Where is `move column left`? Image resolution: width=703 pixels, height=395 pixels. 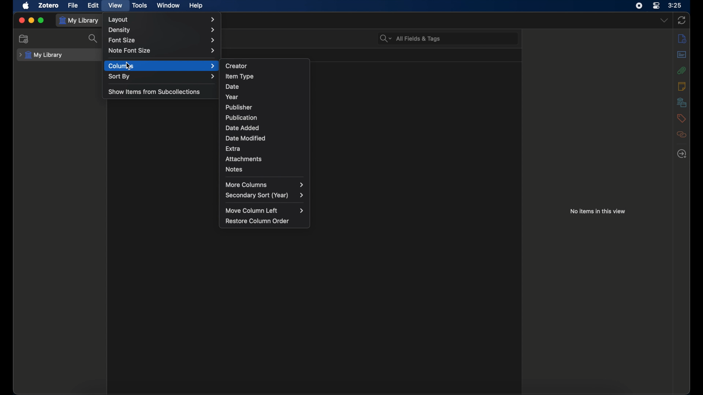 move column left is located at coordinates (264, 210).